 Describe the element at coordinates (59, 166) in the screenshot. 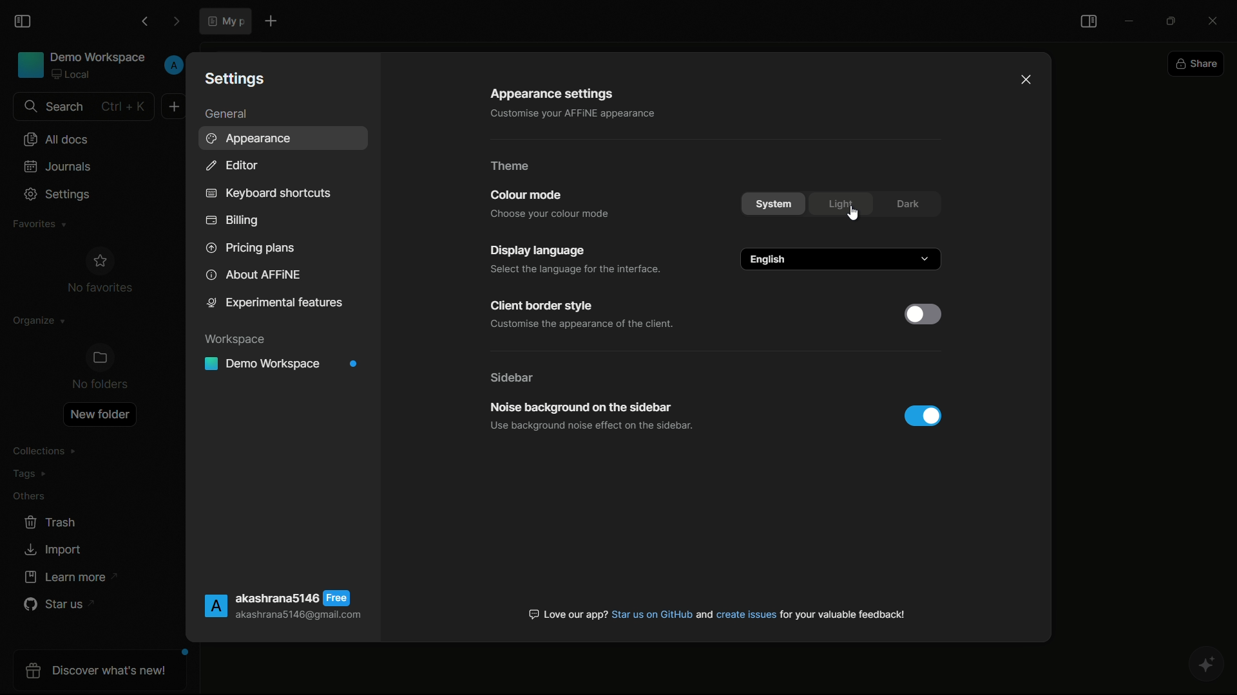

I see `journals` at that location.